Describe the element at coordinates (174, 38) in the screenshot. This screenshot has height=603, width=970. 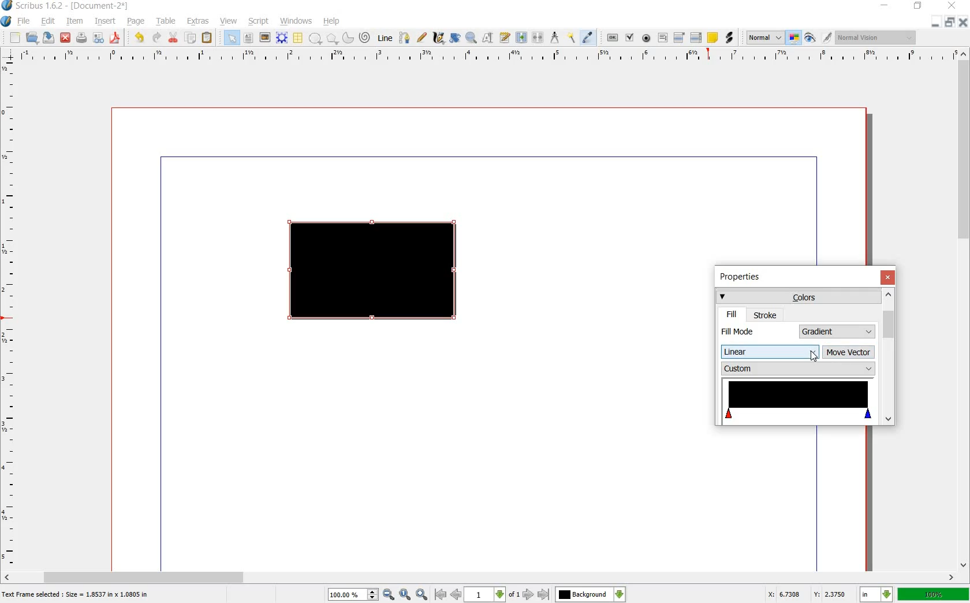
I see `cut` at that location.